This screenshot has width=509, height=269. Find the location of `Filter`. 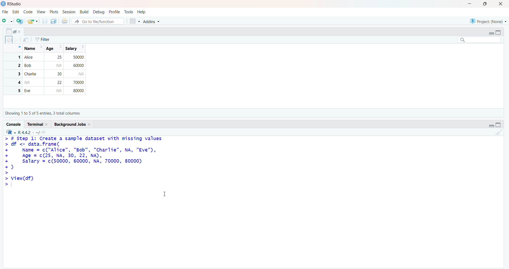

Filter is located at coordinates (48, 38).